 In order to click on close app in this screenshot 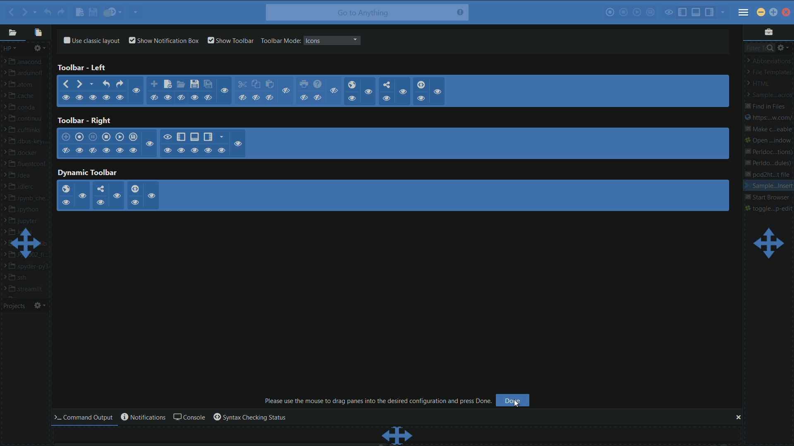, I will do `click(786, 12)`.